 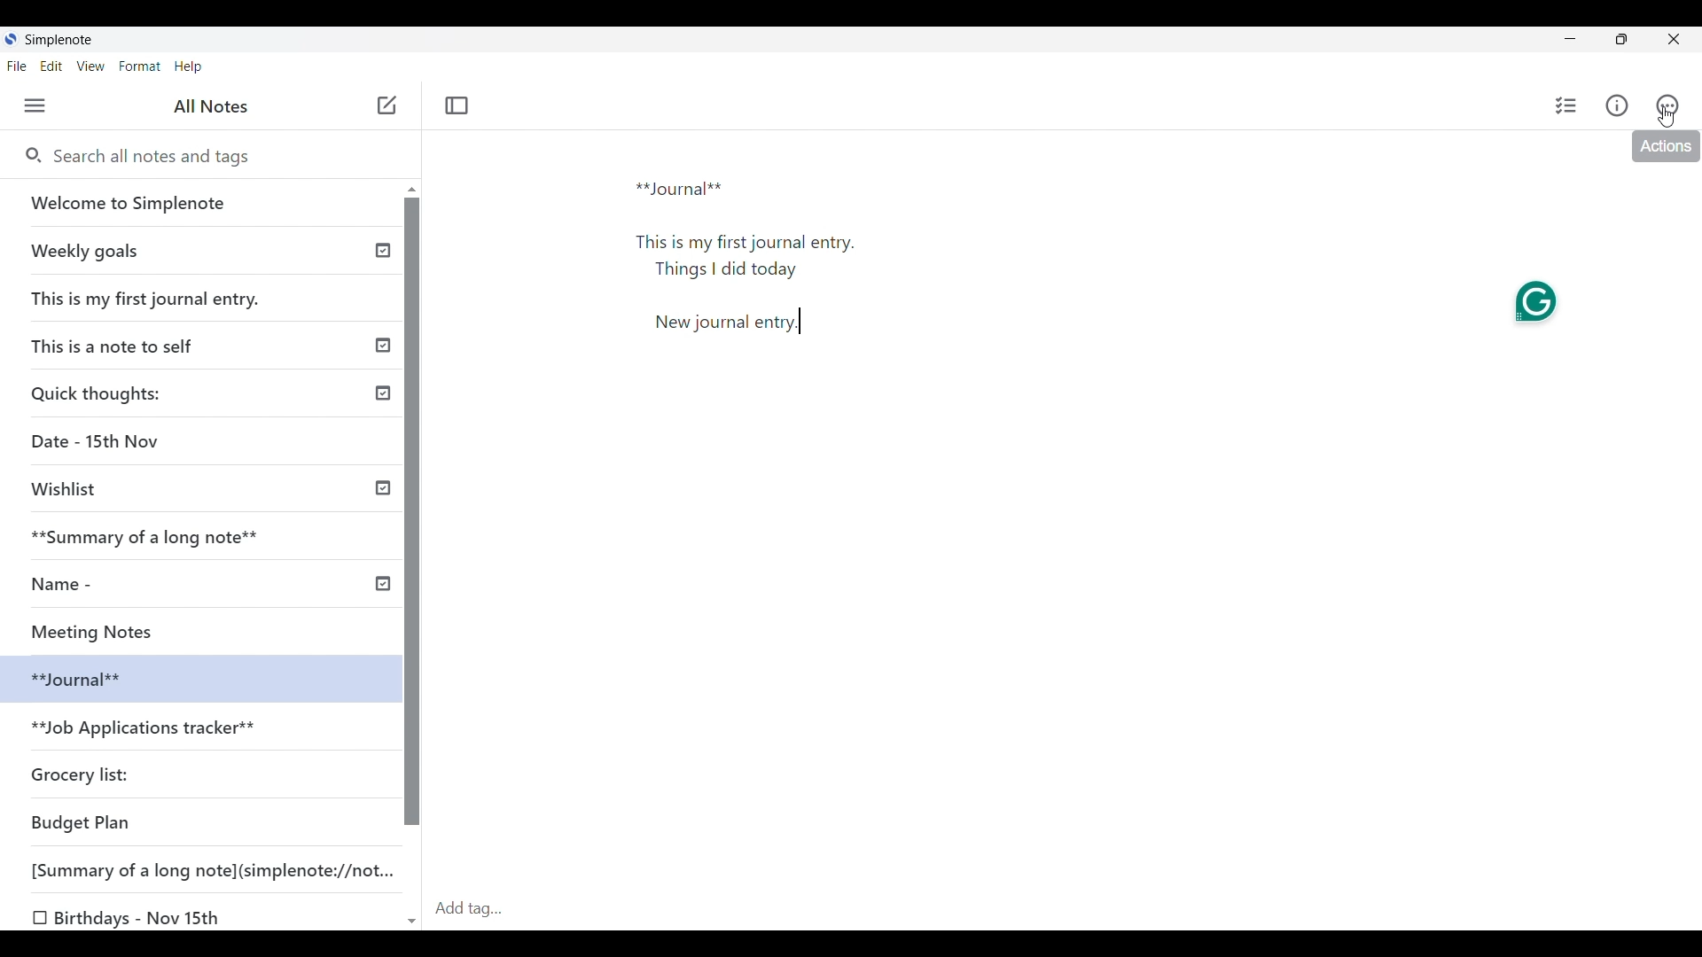 I want to click on File menu, so click(x=18, y=66).